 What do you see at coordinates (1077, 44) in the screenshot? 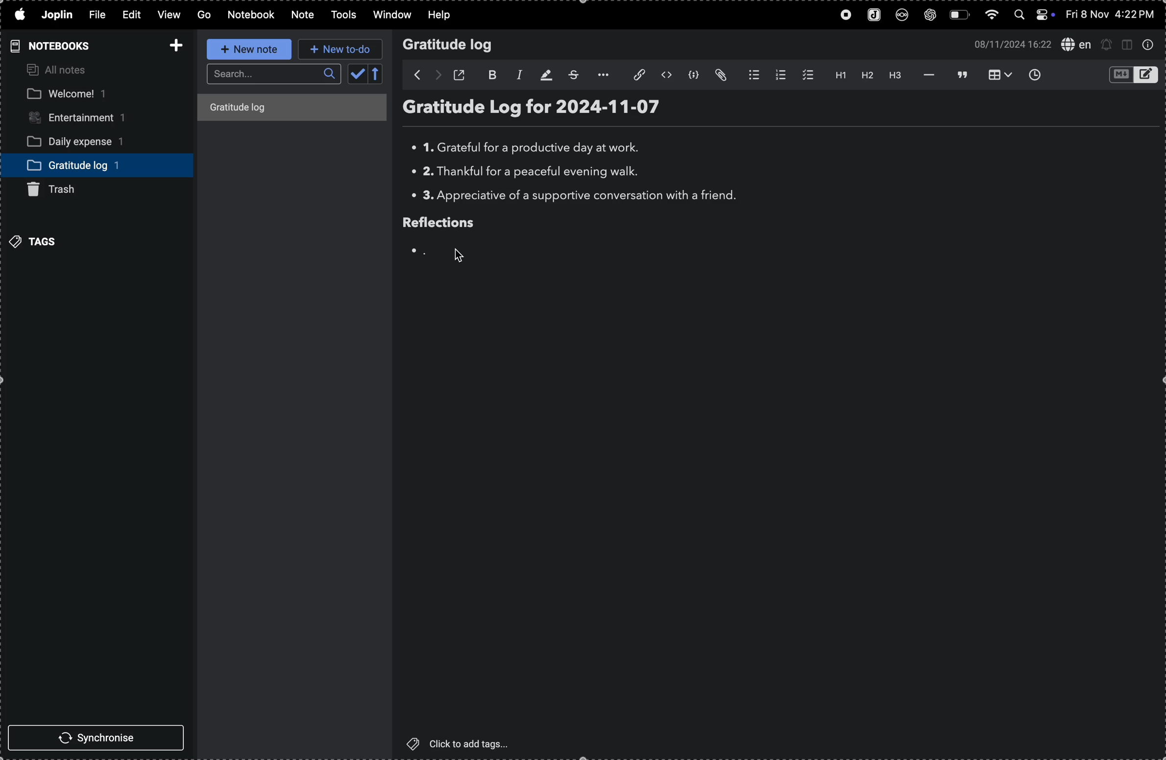
I see `spell check` at bounding box center [1077, 44].